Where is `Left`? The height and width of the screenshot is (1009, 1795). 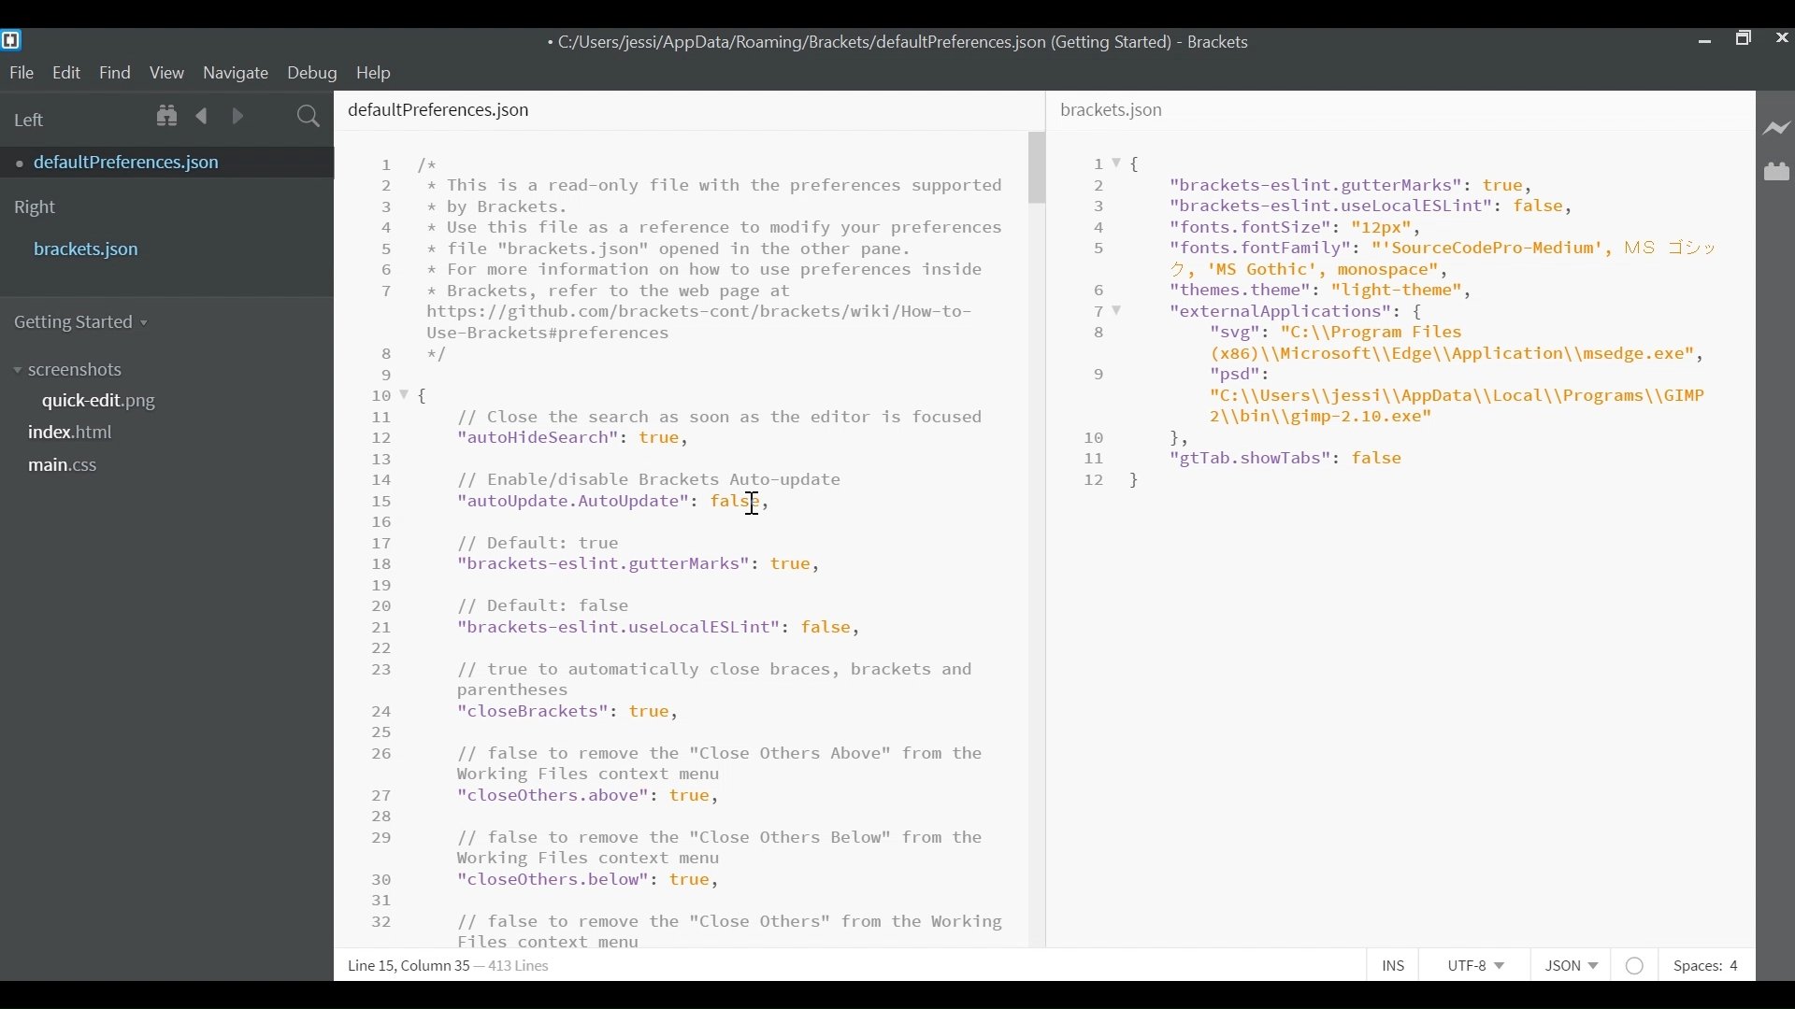
Left is located at coordinates (32, 120).